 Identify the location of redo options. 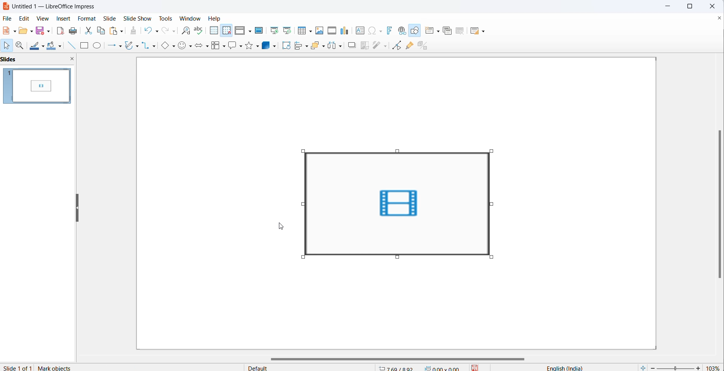
(173, 32).